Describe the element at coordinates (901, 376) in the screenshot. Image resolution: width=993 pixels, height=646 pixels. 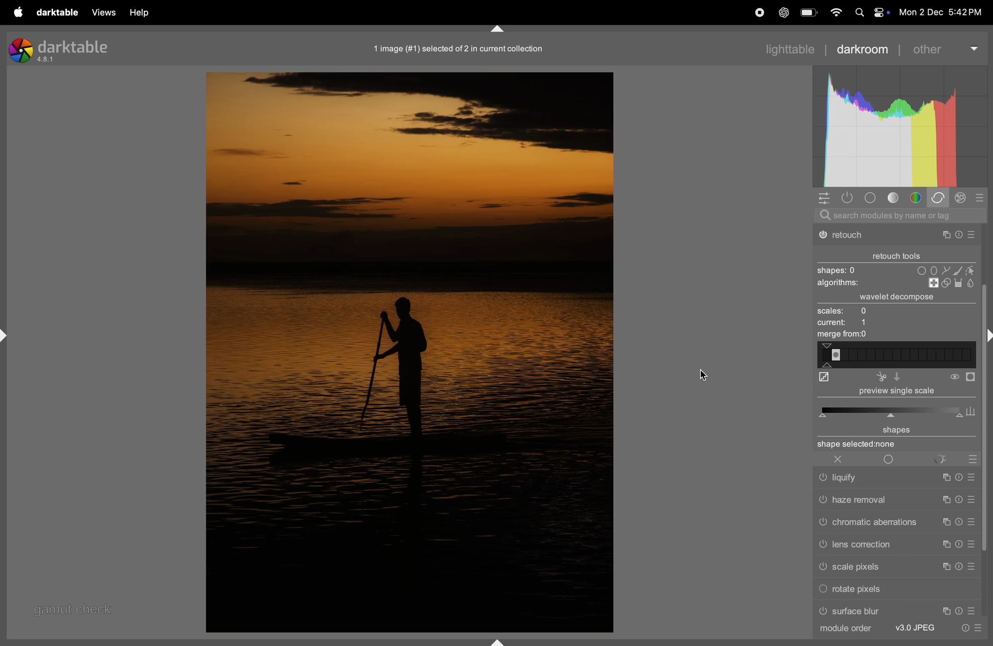
I see `cut` at that location.